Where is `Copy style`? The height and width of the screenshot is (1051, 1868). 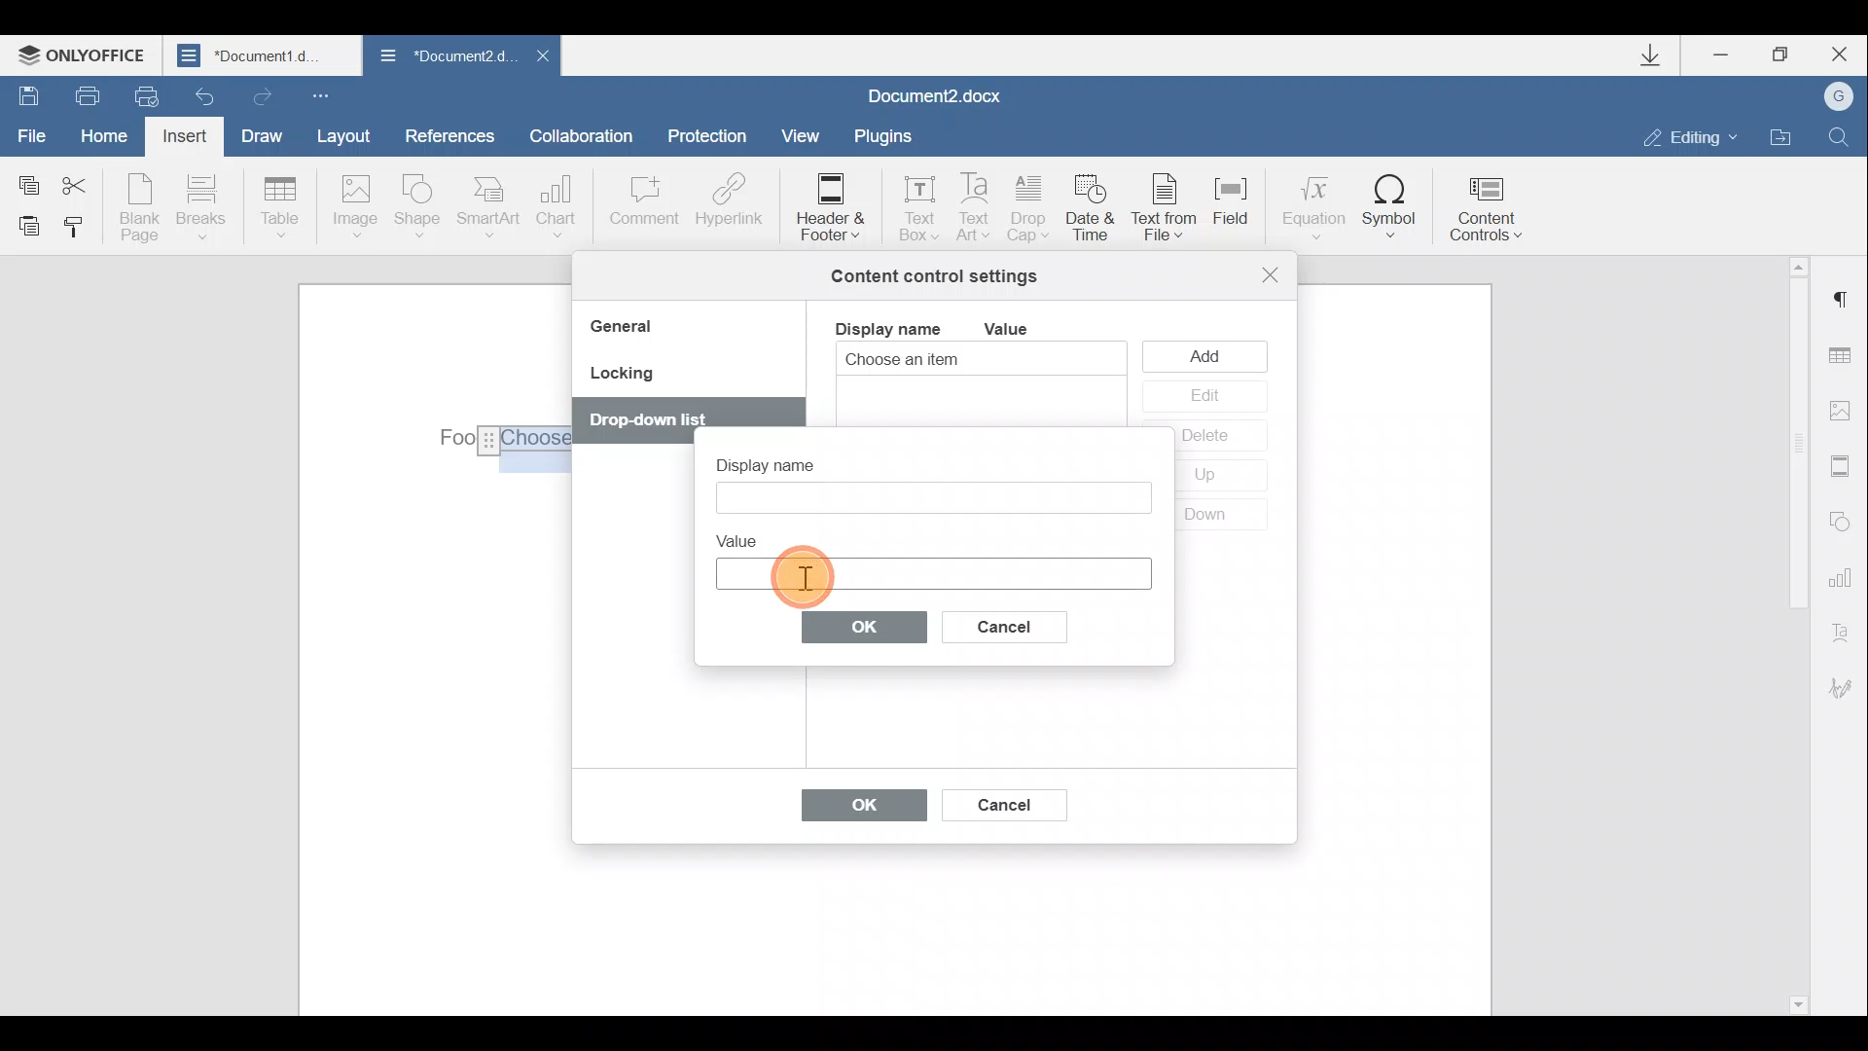
Copy style is located at coordinates (76, 231).